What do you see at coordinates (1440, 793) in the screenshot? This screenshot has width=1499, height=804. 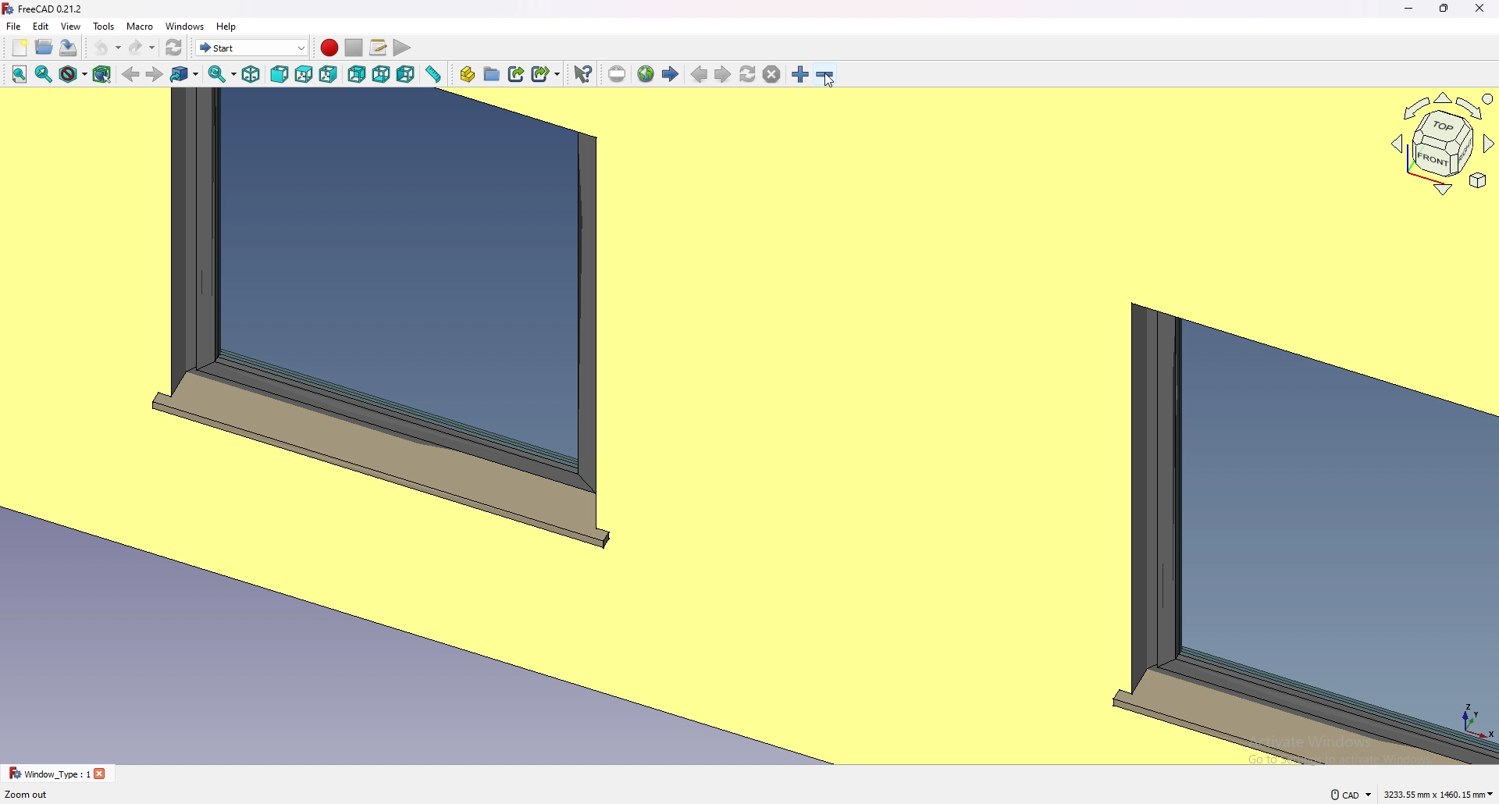 I see `dimensions` at bounding box center [1440, 793].